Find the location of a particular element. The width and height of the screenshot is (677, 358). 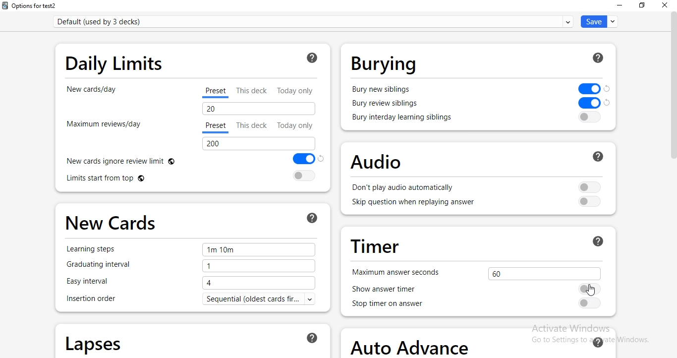

options for test2 is located at coordinates (30, 6).